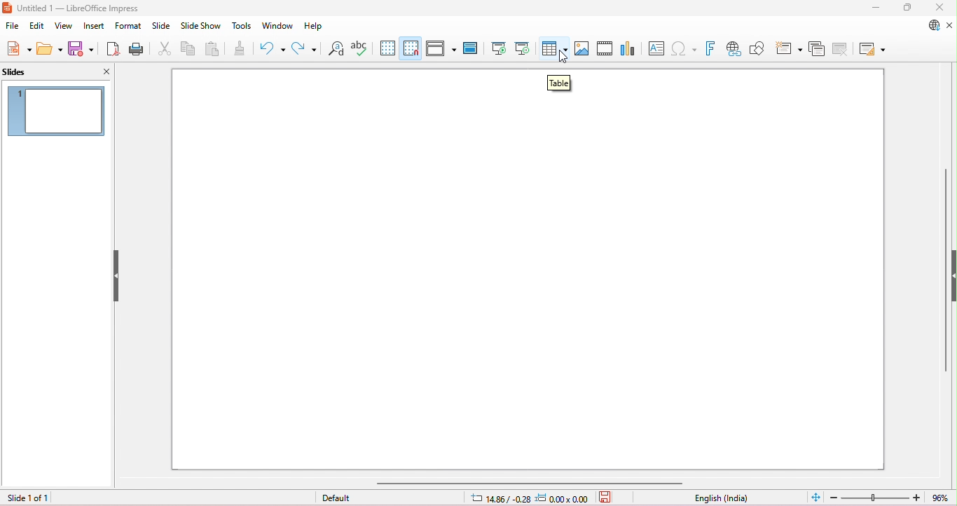 This screenshot has width=957, height=506. Describe the element at coordinates (94, 26) in the screenshot. I see `insert` at that location.